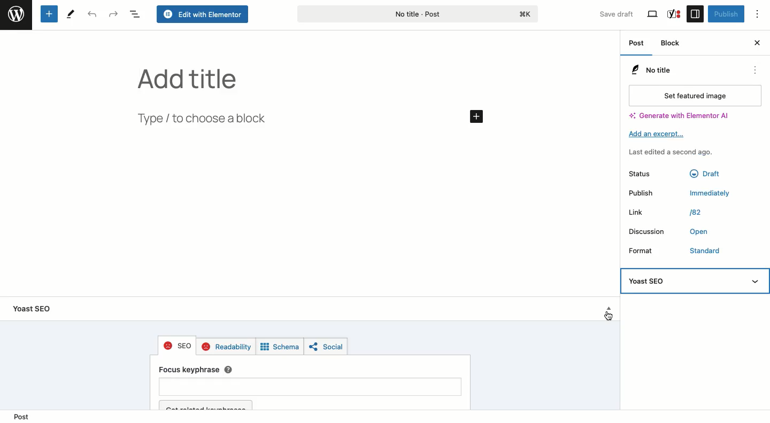  What do you see at coordinates (644, 251) in the screenshot?
I see `Format` at bounding box center [644, 251].